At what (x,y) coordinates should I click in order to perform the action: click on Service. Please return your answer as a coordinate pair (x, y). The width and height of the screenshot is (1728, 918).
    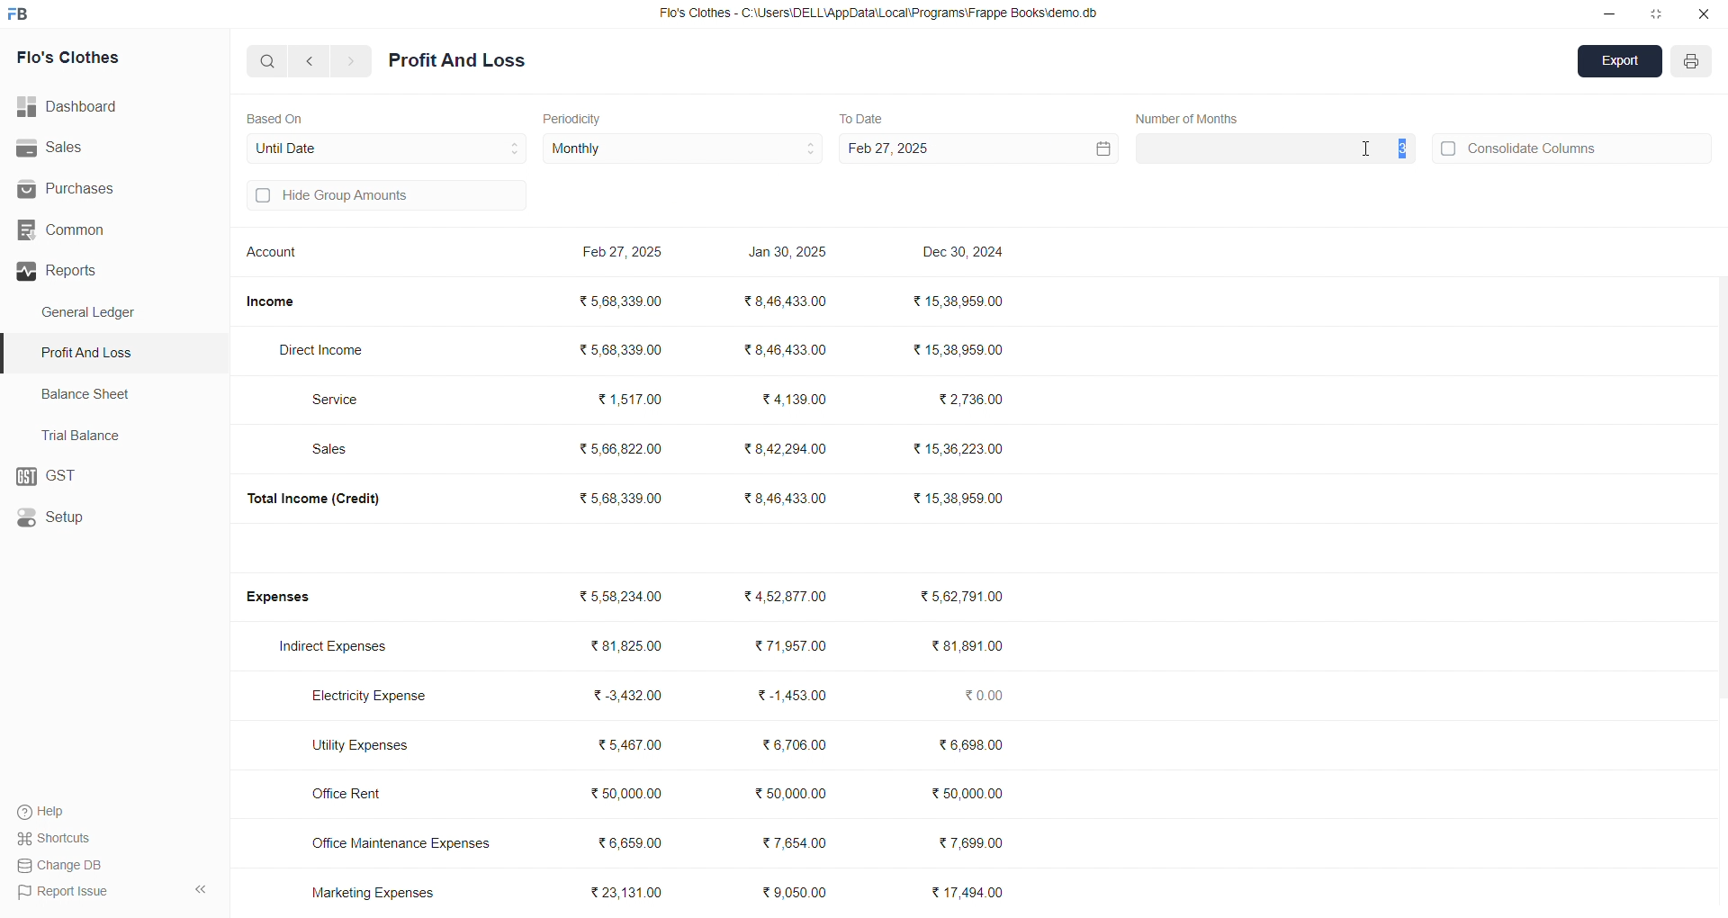
    Looking at the image, I should click on (345, 399).